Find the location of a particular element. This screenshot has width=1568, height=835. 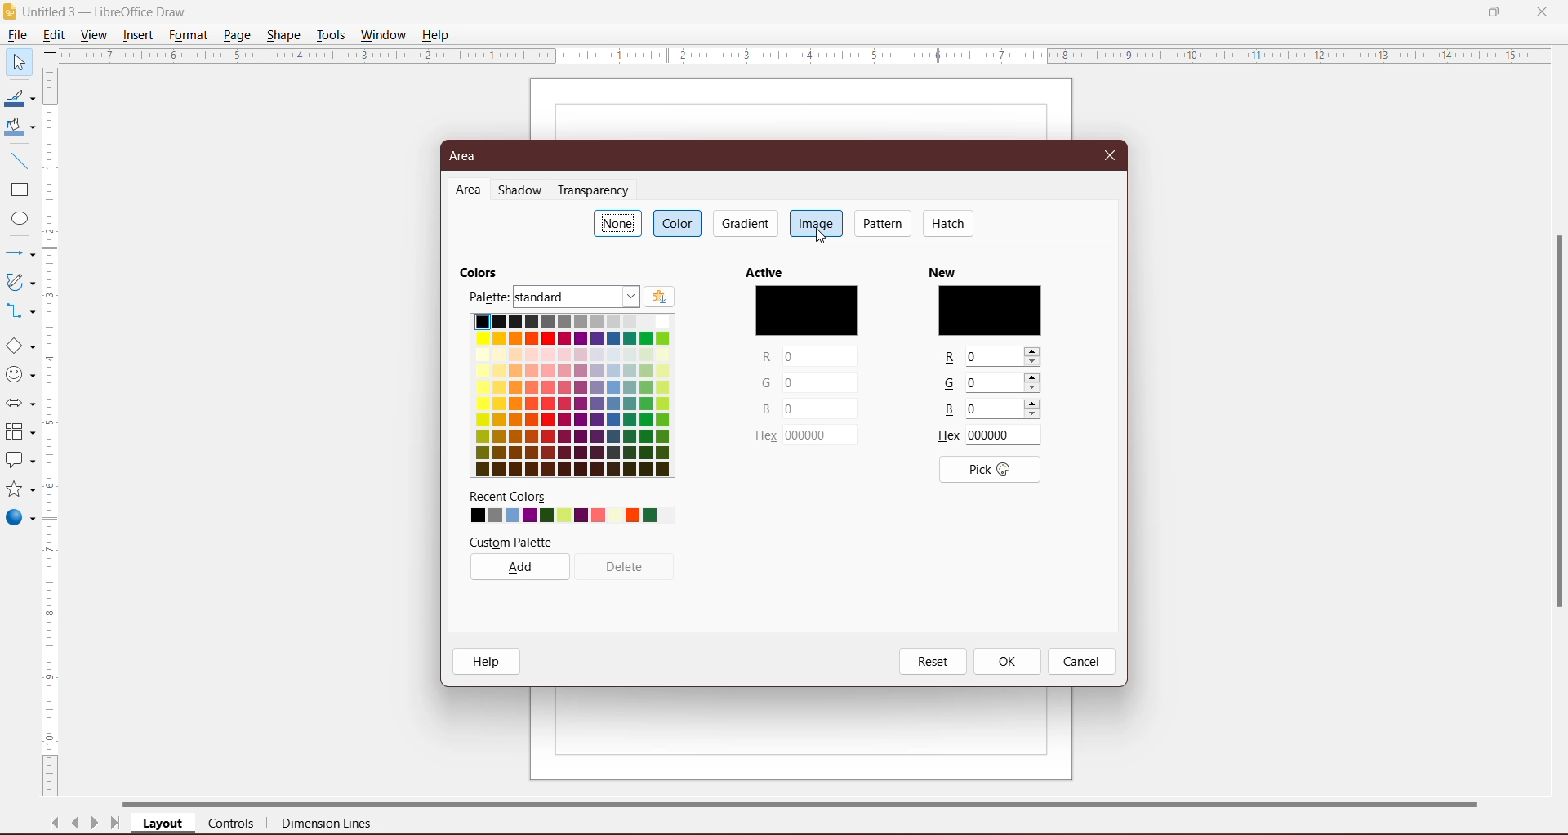

Minimize is located at coordinates (1448, 10).